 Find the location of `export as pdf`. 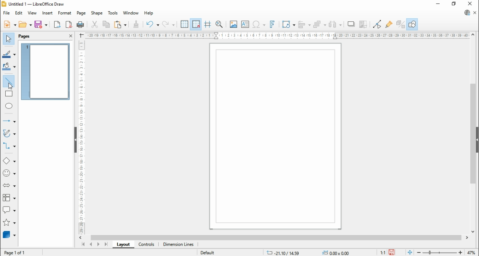

export as pdf is located at coordinates (69, 25).